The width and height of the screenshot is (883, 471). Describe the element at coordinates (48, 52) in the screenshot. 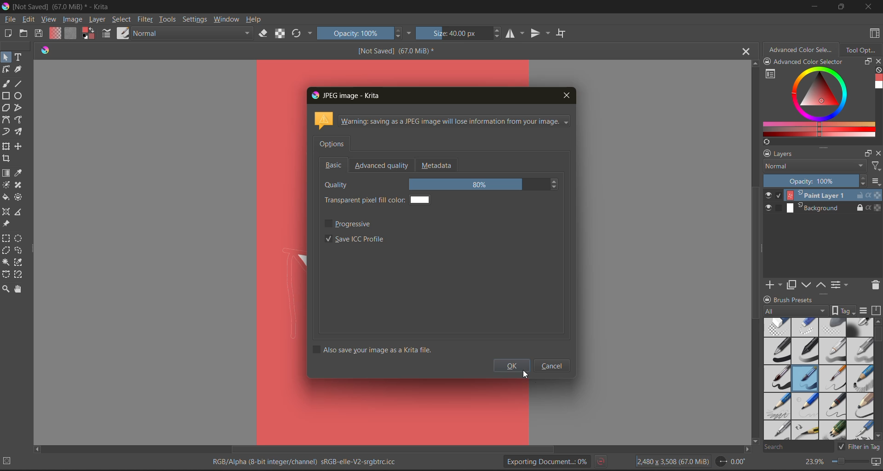

I see `Software logo` at that location.